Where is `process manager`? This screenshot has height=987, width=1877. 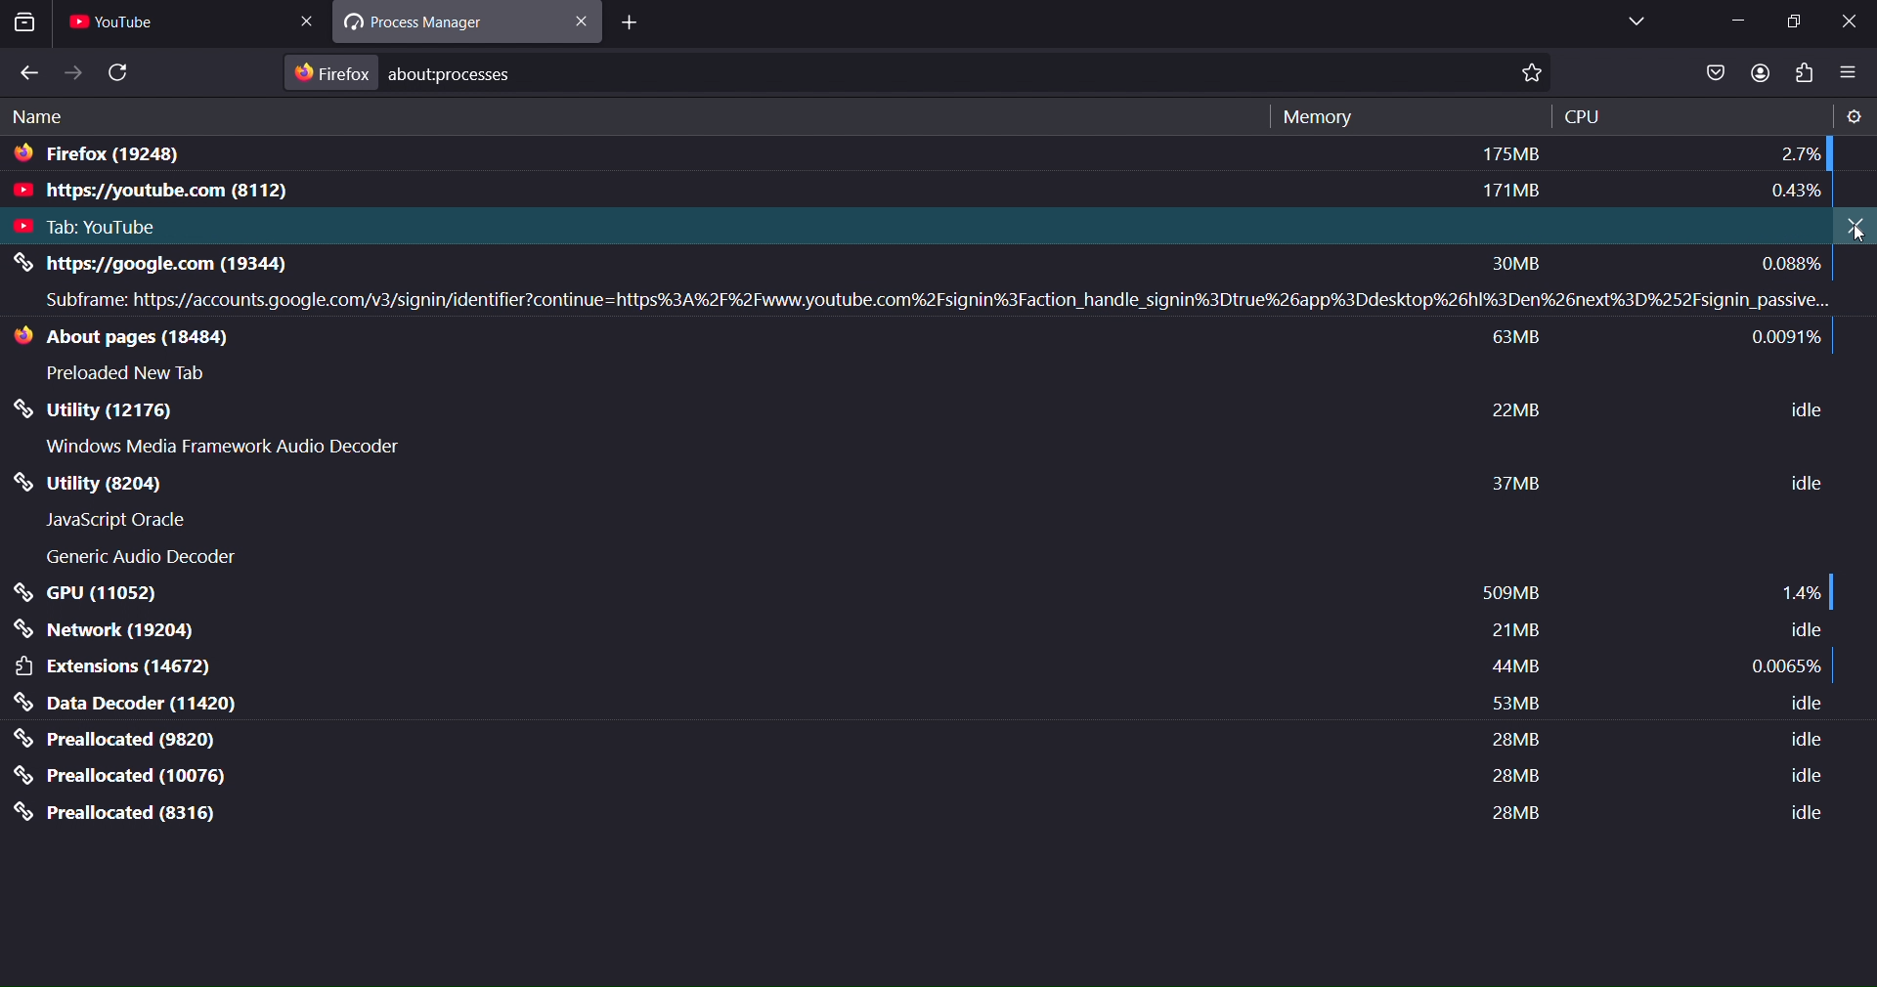
process manager is located at coordinates (435, 24).